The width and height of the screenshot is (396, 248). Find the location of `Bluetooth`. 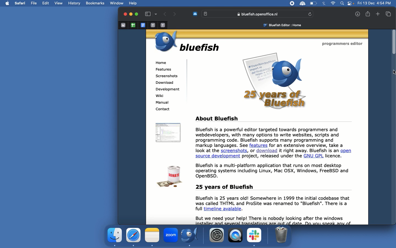

Bluetooth is located at coordinates (324, 4).